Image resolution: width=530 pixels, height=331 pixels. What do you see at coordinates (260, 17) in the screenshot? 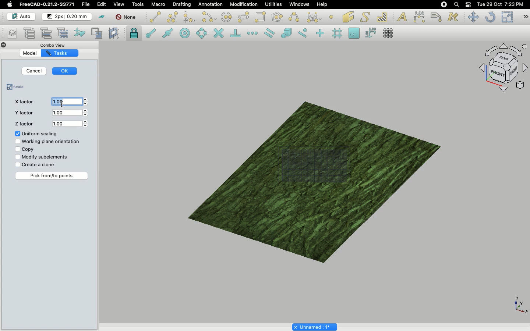
I see `Rectangle` at bounding box center [260, 17].